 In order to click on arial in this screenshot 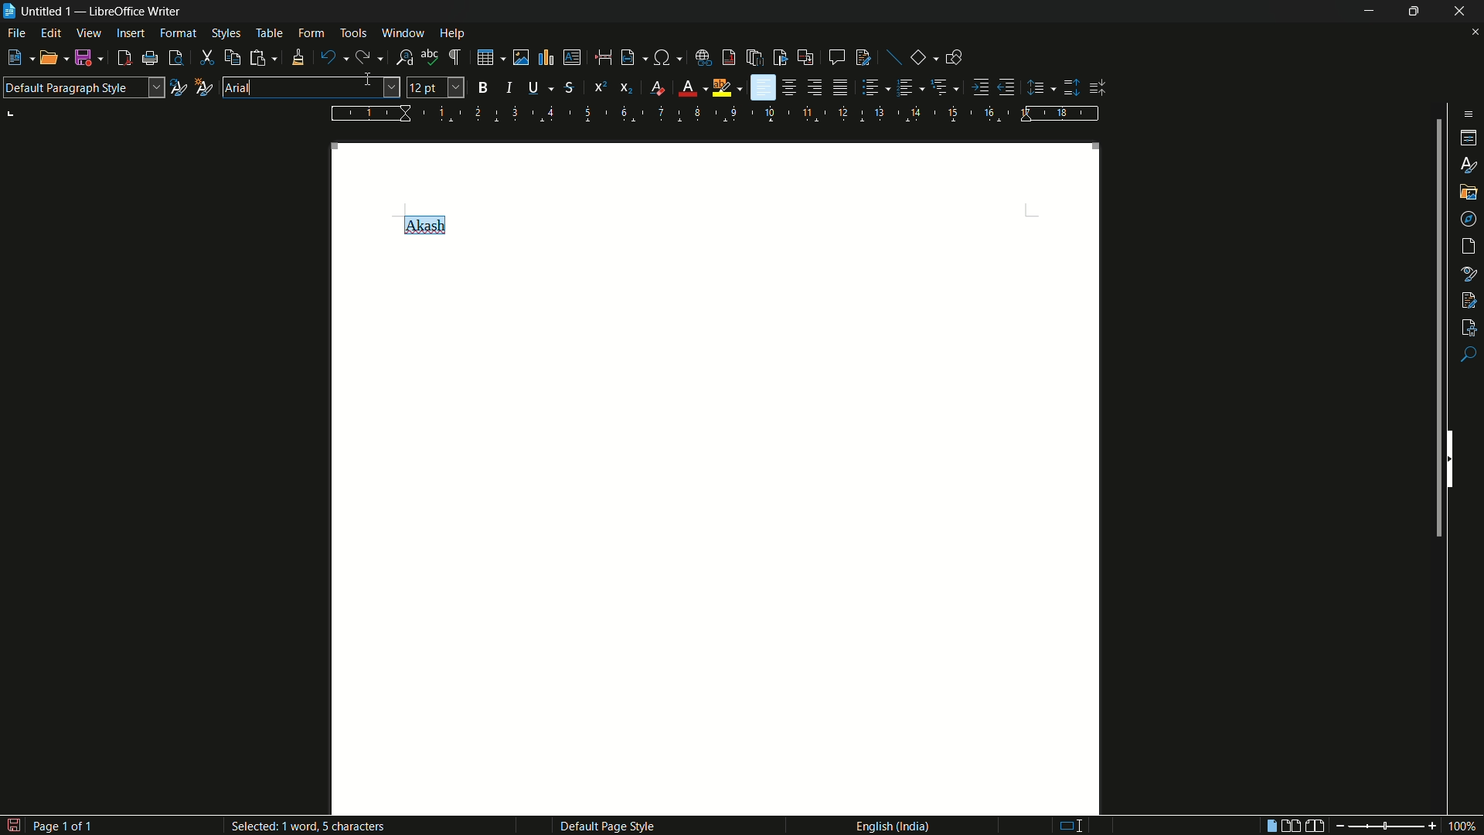, I will do `click(239, 87)`.